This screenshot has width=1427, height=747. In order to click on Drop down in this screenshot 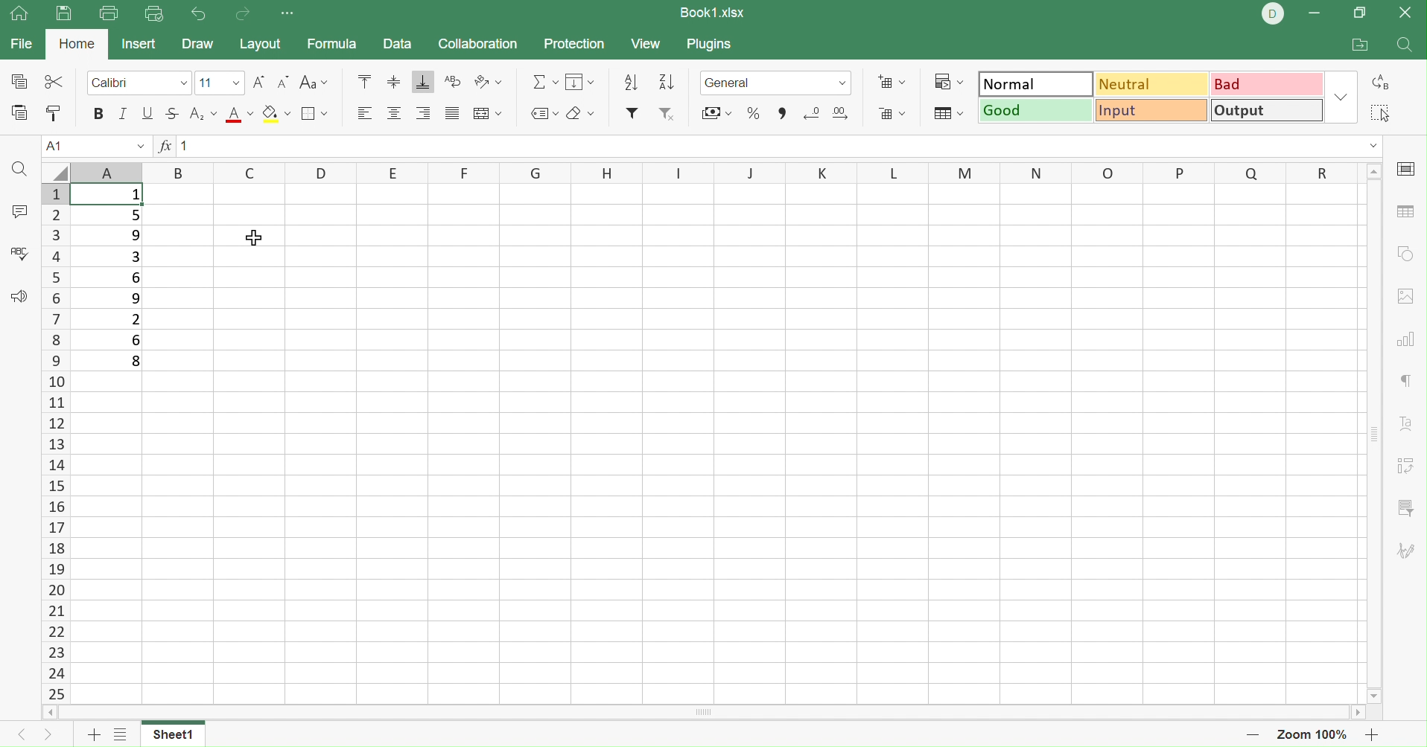, I will do `click(840, 83)`.